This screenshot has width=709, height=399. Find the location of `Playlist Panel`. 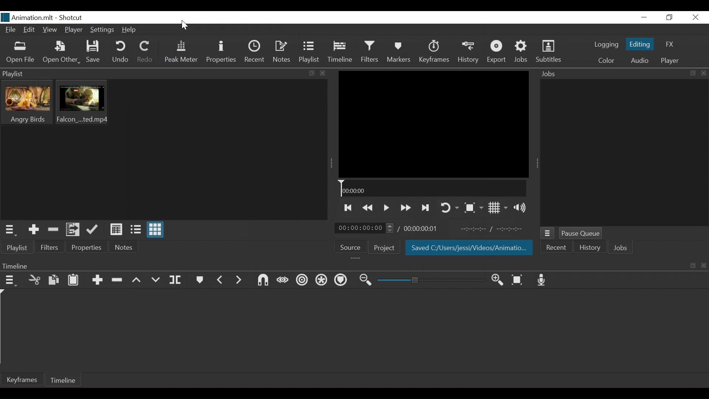

Playlist Panel is located at coordinates (163, 73).